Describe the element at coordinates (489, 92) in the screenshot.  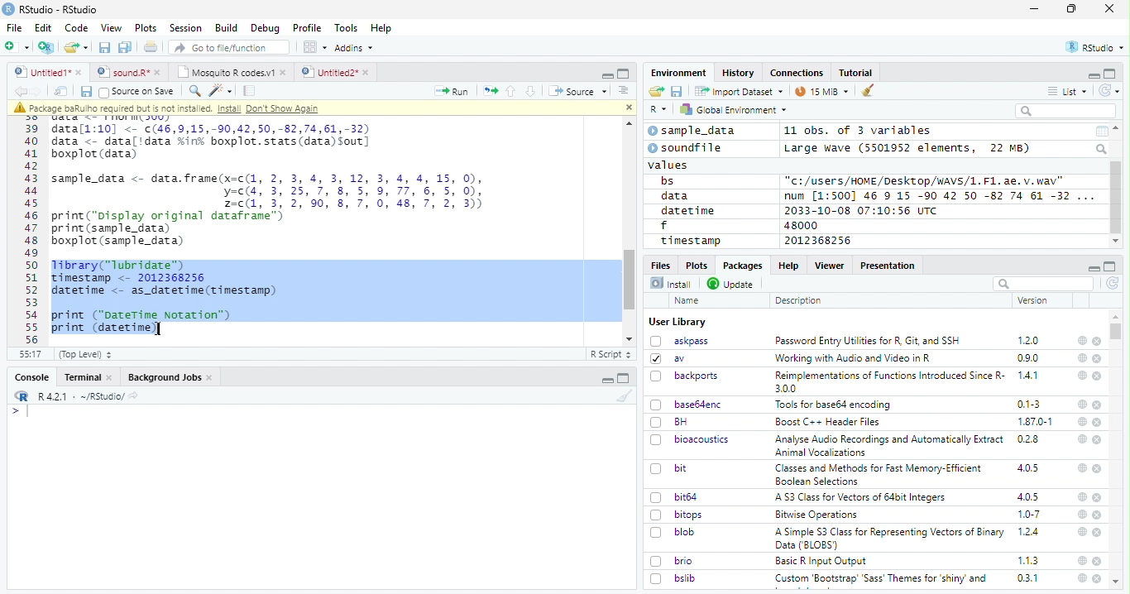
I see `Re-run the previous code region` at that location.